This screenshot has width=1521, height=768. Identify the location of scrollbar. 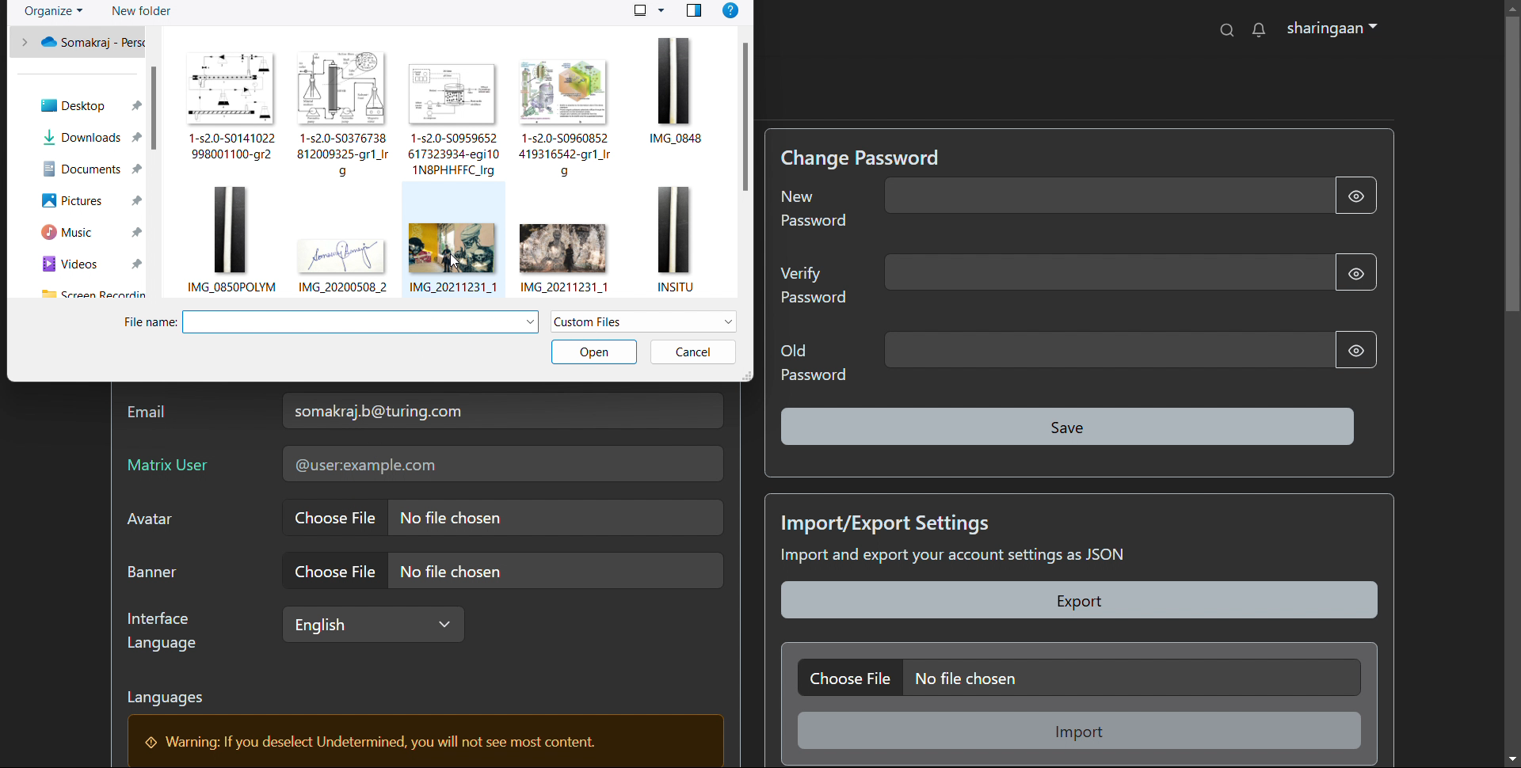
(1513, 380).